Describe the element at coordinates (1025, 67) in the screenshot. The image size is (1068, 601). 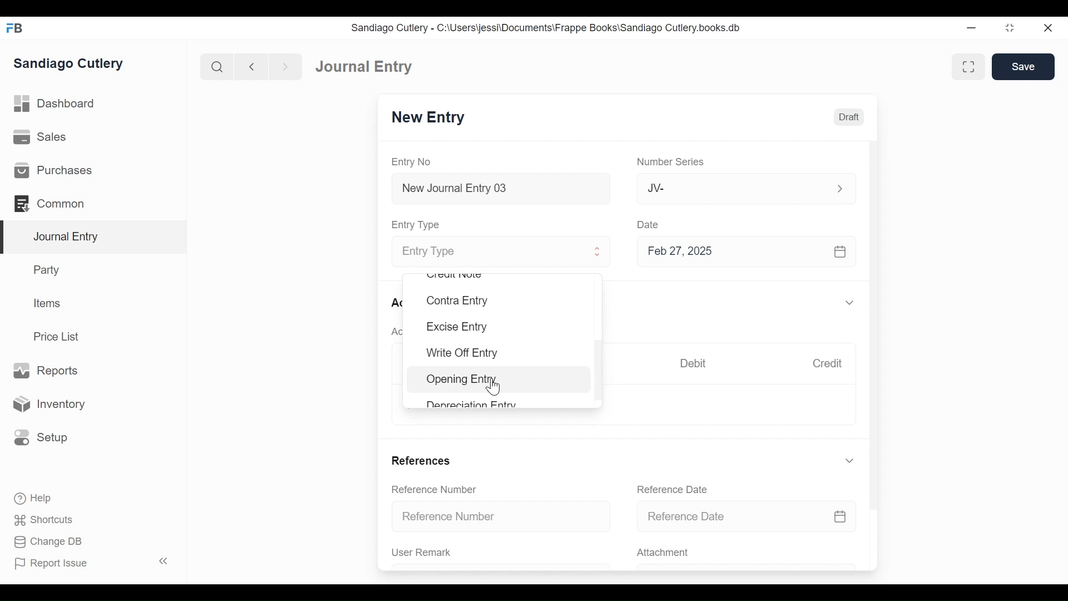
I see `Save` at that location.